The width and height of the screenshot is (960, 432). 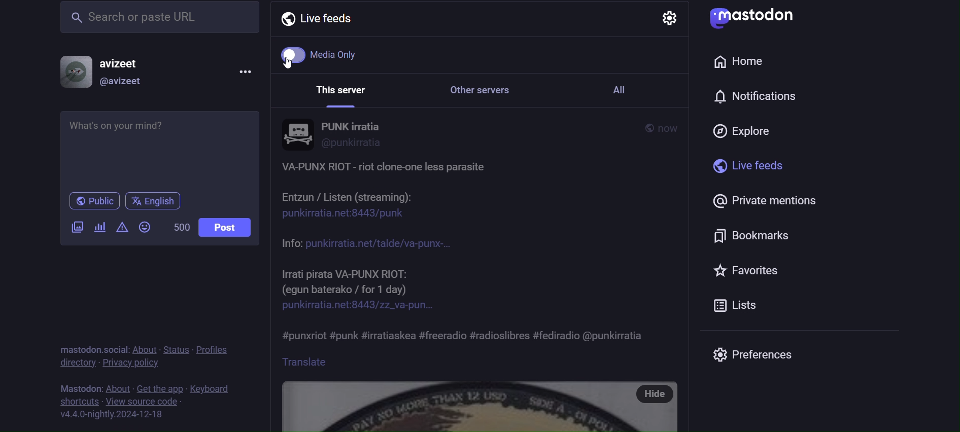 I want to click on profiles, so click(x=216, y=349).